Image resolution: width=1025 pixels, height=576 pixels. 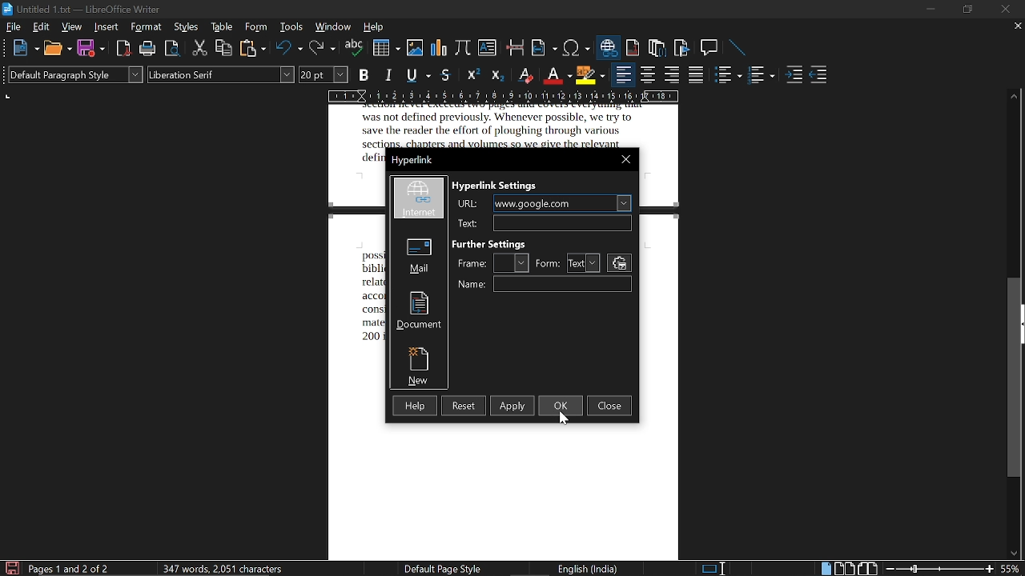 What do you see at coordinates (222, 75) in the screenshot?
I see `font style` at bounding box center [222, 75].